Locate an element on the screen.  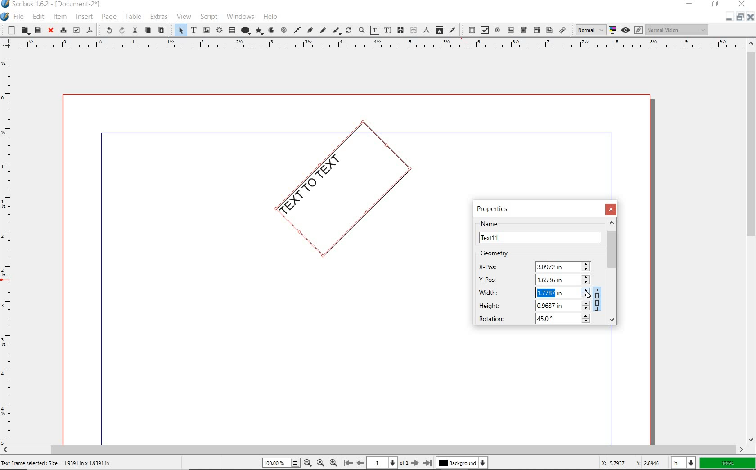
redo is located at coordinates (121, 31).